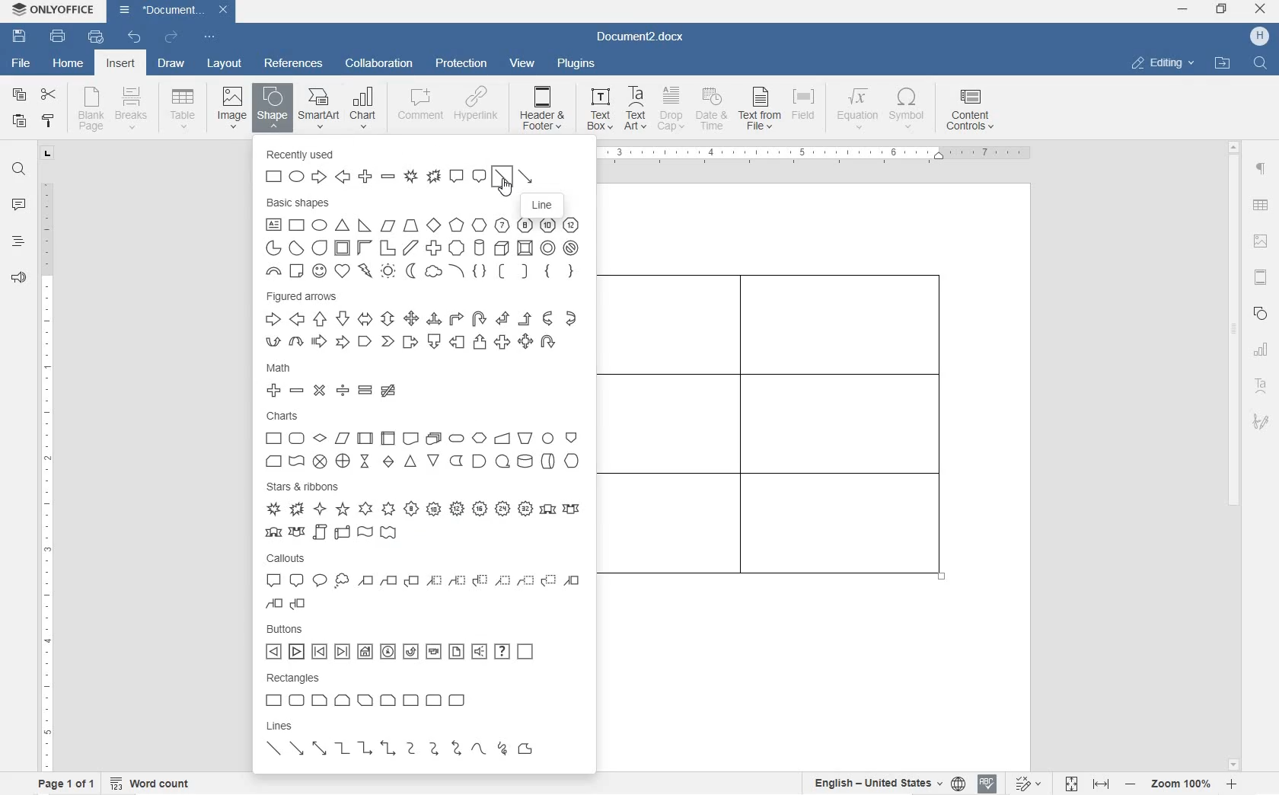  What do you see at coordinates (1261, 313) in the screenshot?
I see `shape` at bounding box center [1261, 313].